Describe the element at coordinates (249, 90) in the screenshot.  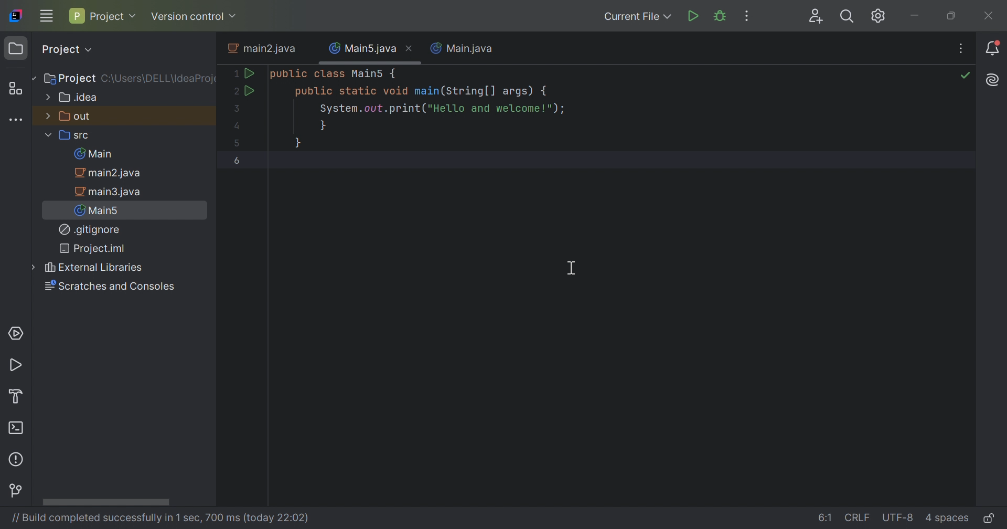
I see `Run` at that location.